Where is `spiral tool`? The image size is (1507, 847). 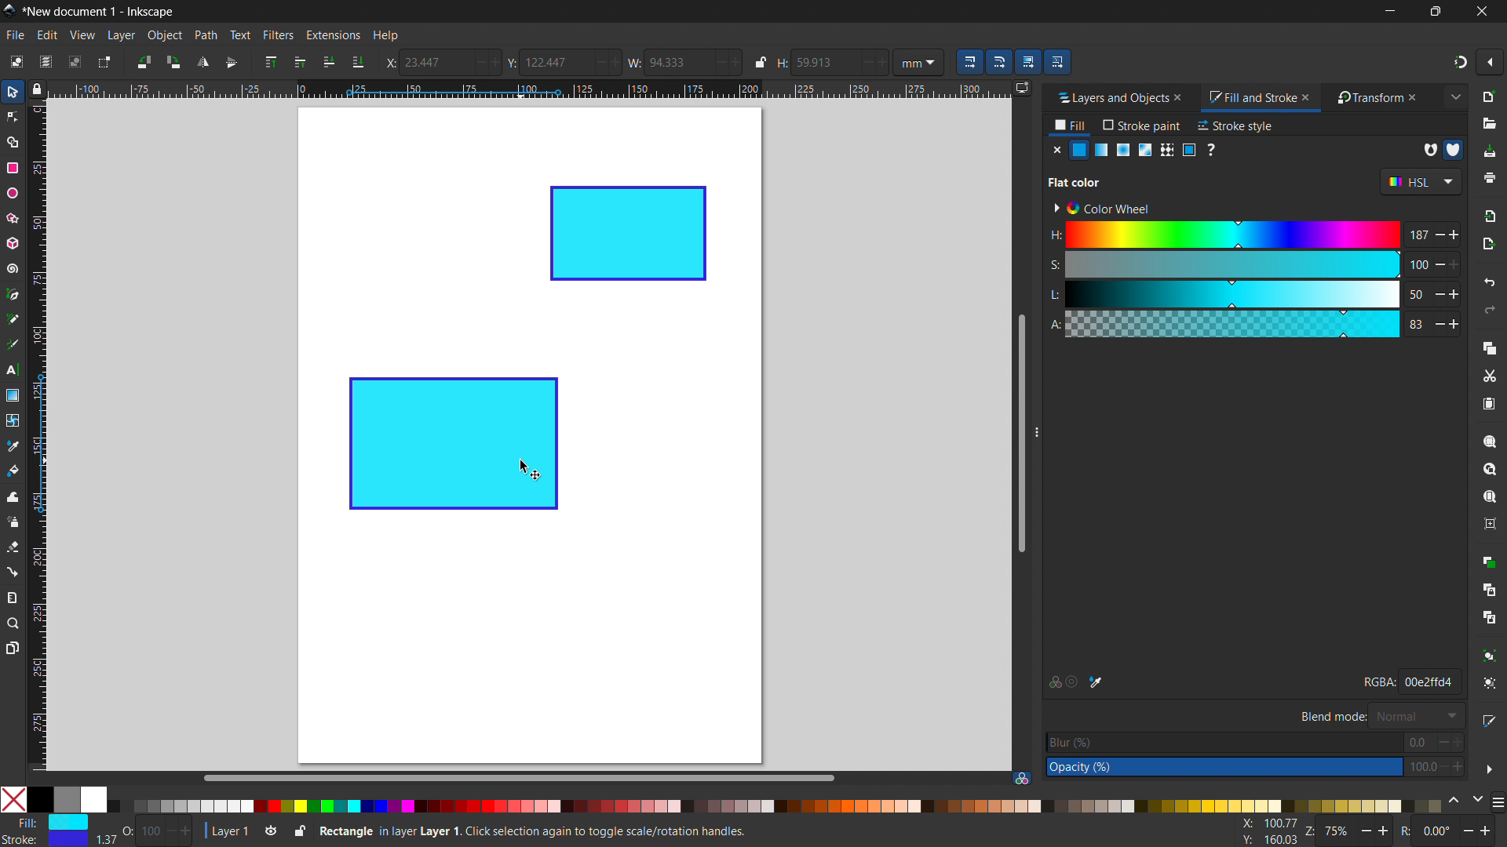 spiral tool is located at coordinates (11, 268).